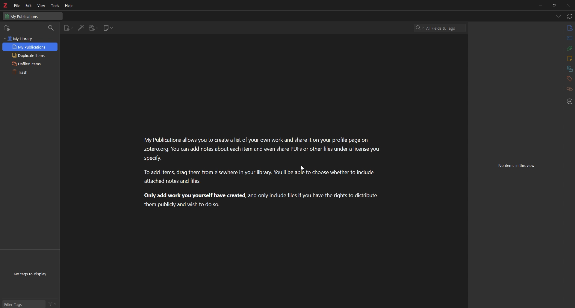  I want to click on Attachments, so click(568, 49).